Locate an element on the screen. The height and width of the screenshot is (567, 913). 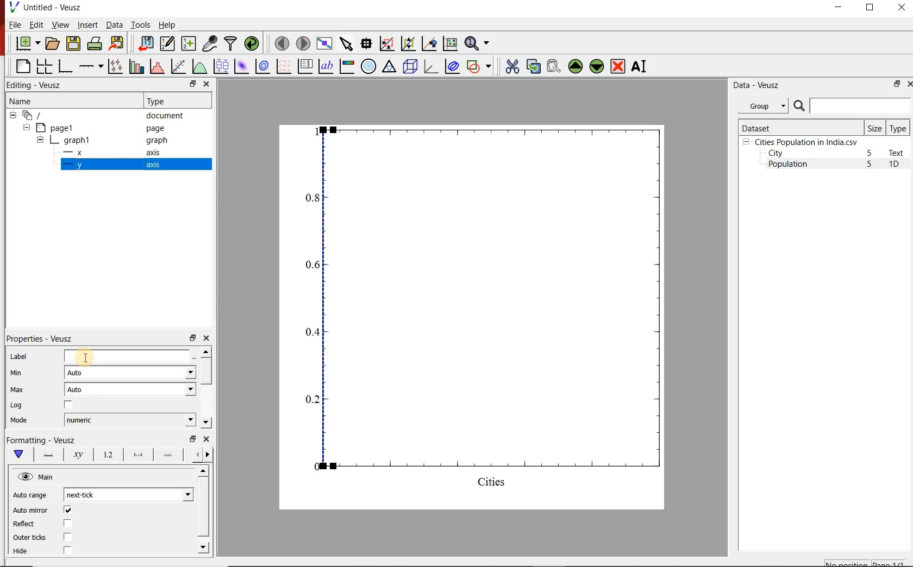
Formatting - Veusz is located at coordinates (42, 440).